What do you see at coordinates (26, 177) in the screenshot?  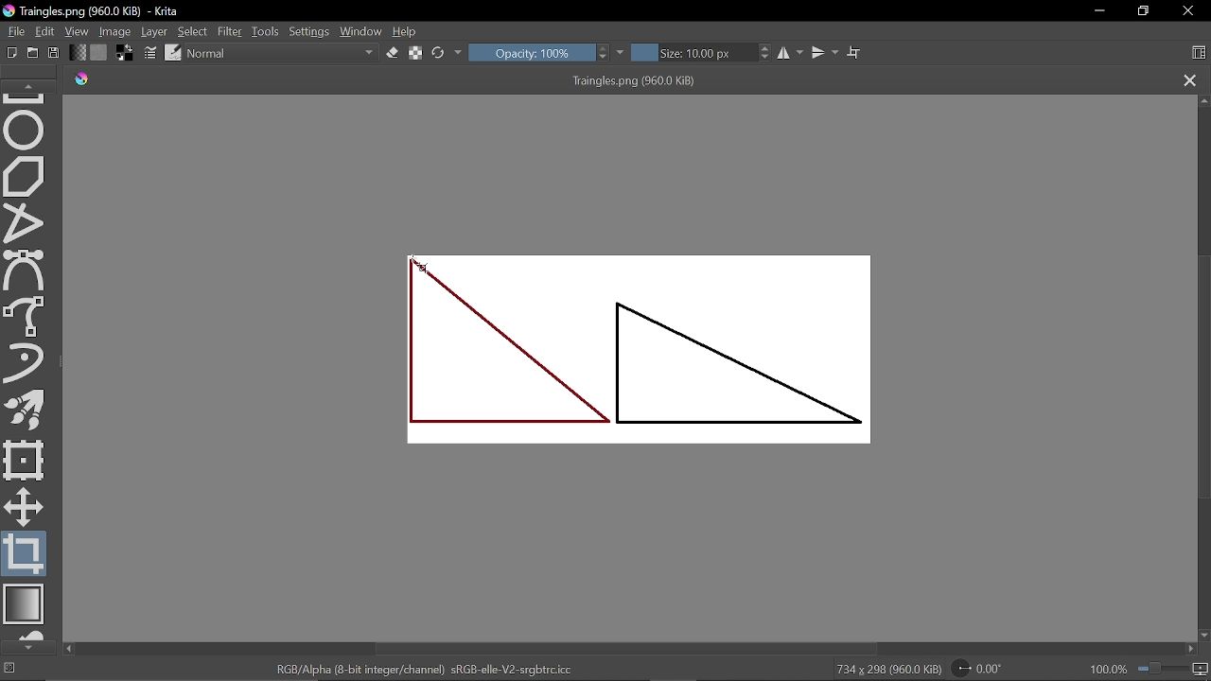 I see `Polygon tool` at bounding box center [26, 177].